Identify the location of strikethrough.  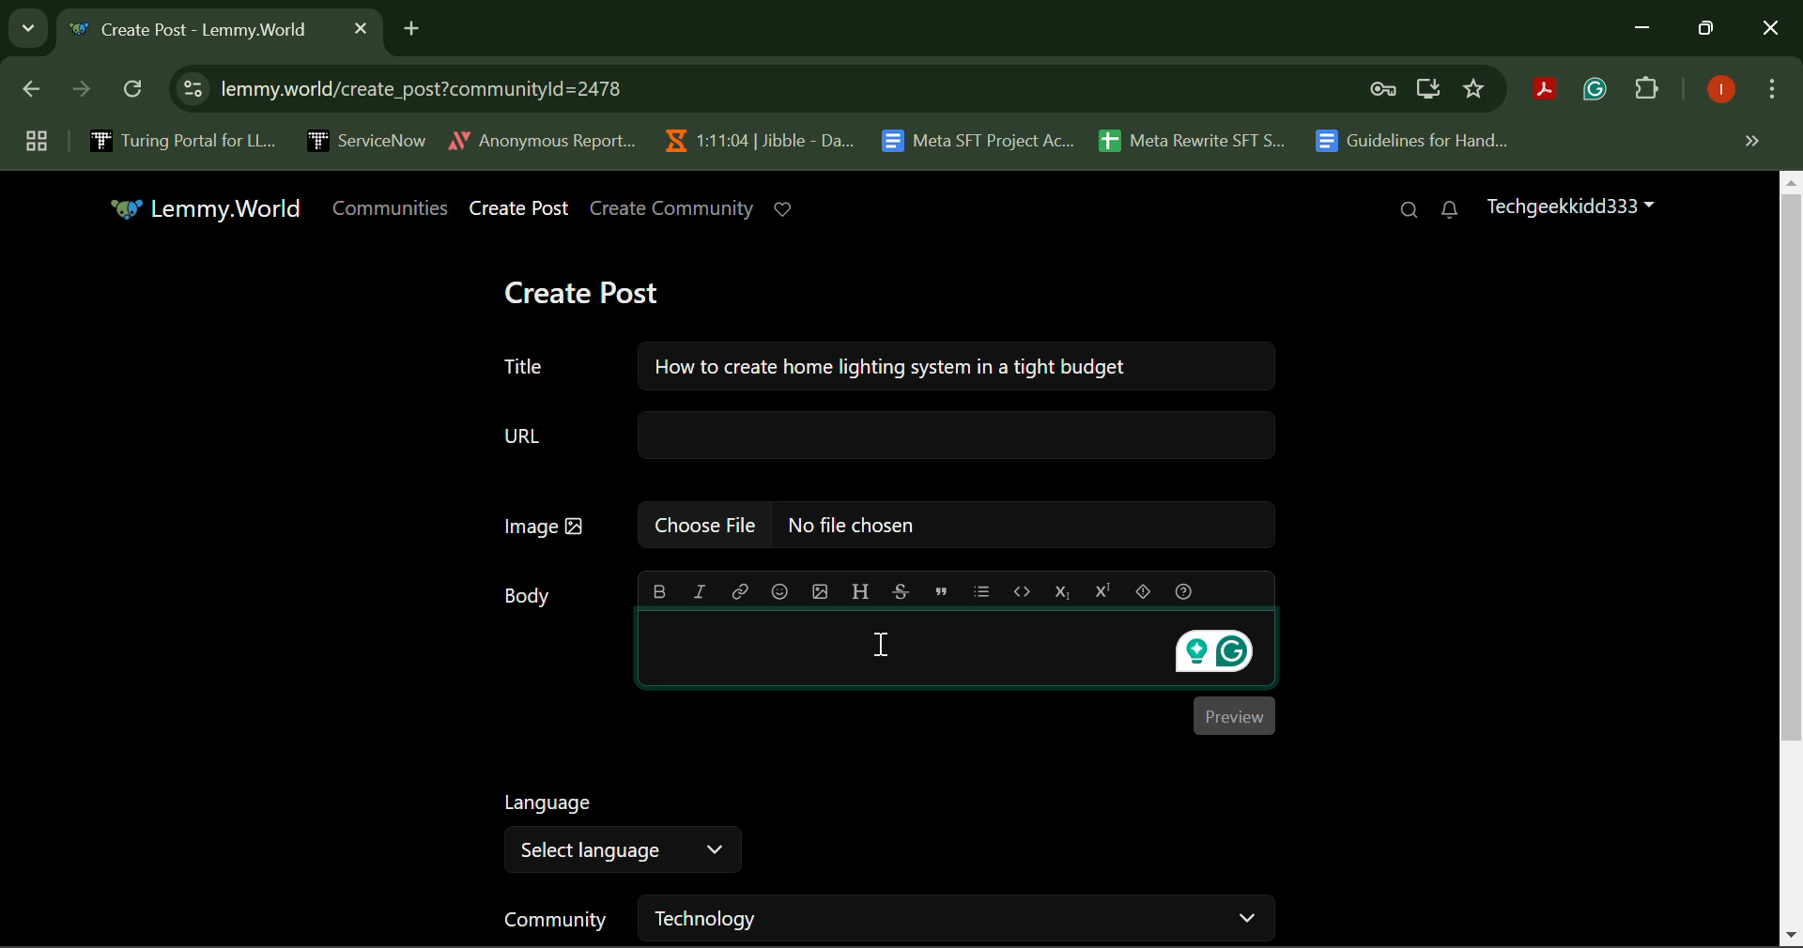
(902, 590).